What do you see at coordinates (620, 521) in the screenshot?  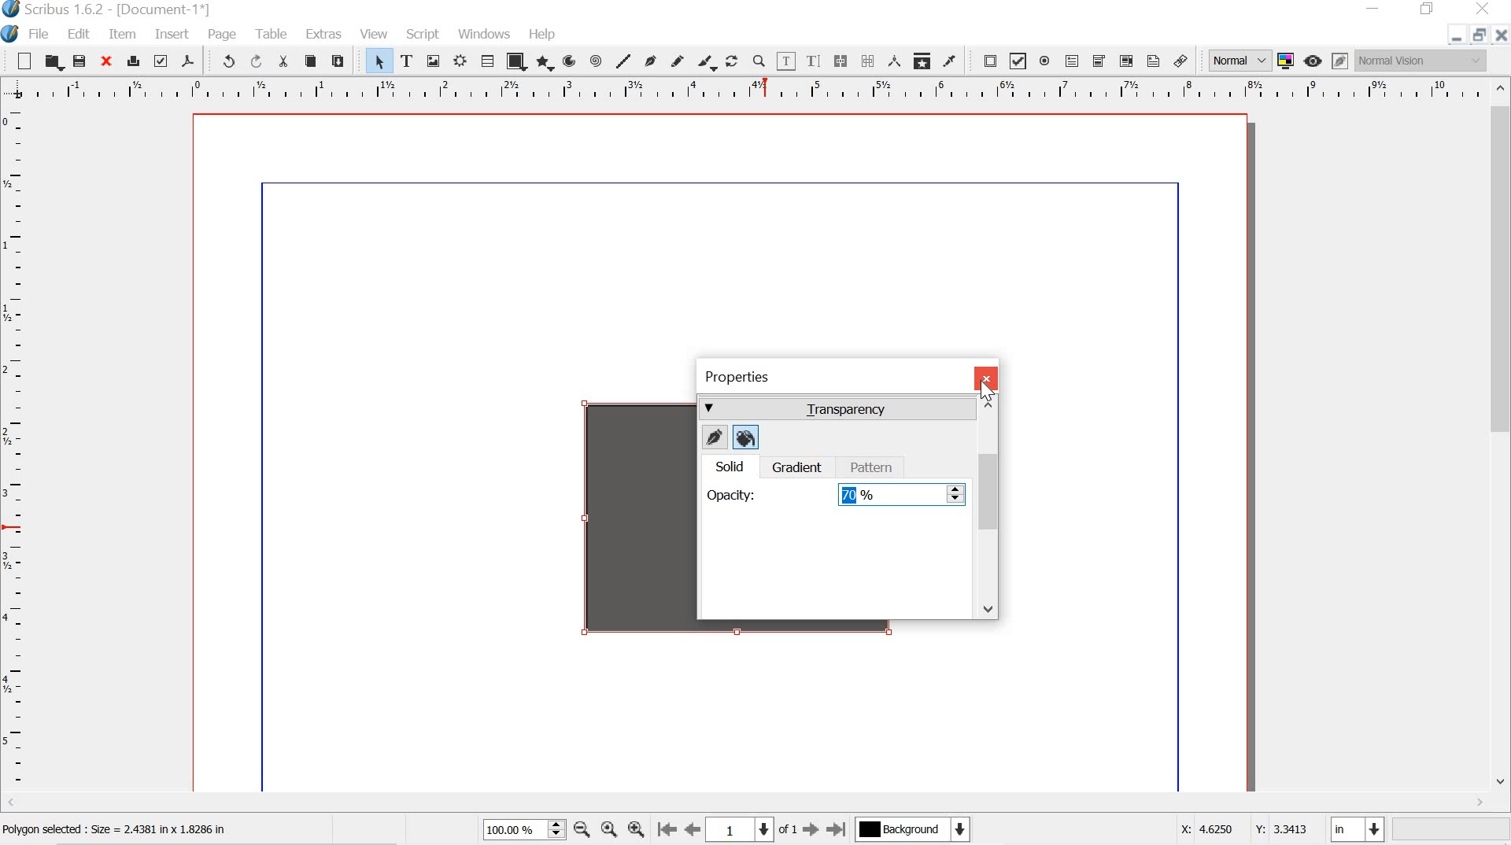 I see `black polygon` at bounding box center [620, 521].